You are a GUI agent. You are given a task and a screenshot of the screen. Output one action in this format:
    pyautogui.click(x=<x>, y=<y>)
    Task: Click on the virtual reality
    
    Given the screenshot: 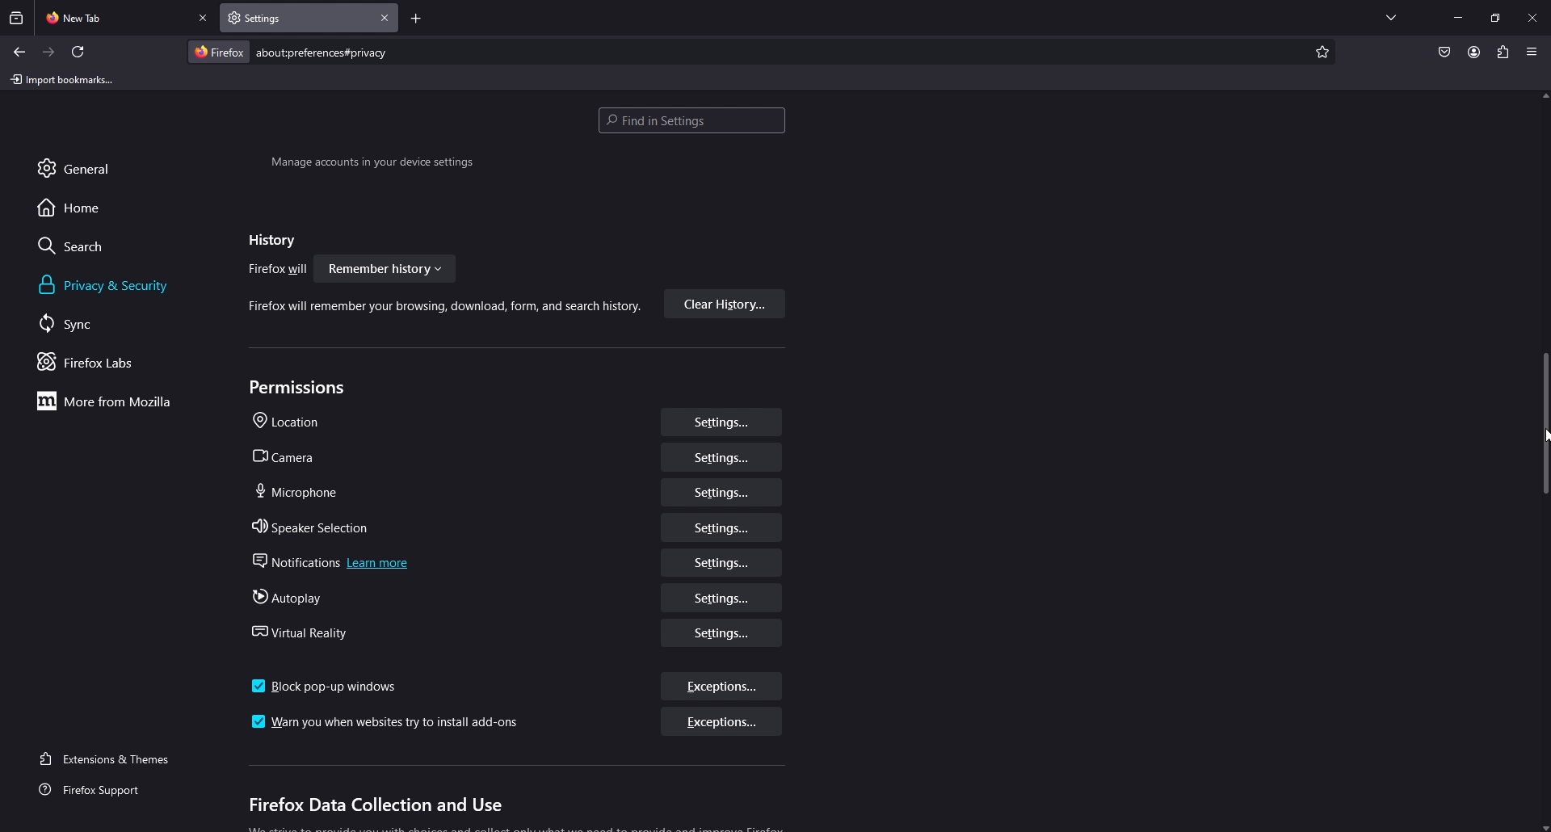 What is the action you would take?
    pyautogui.click(x=308, y=632)
    